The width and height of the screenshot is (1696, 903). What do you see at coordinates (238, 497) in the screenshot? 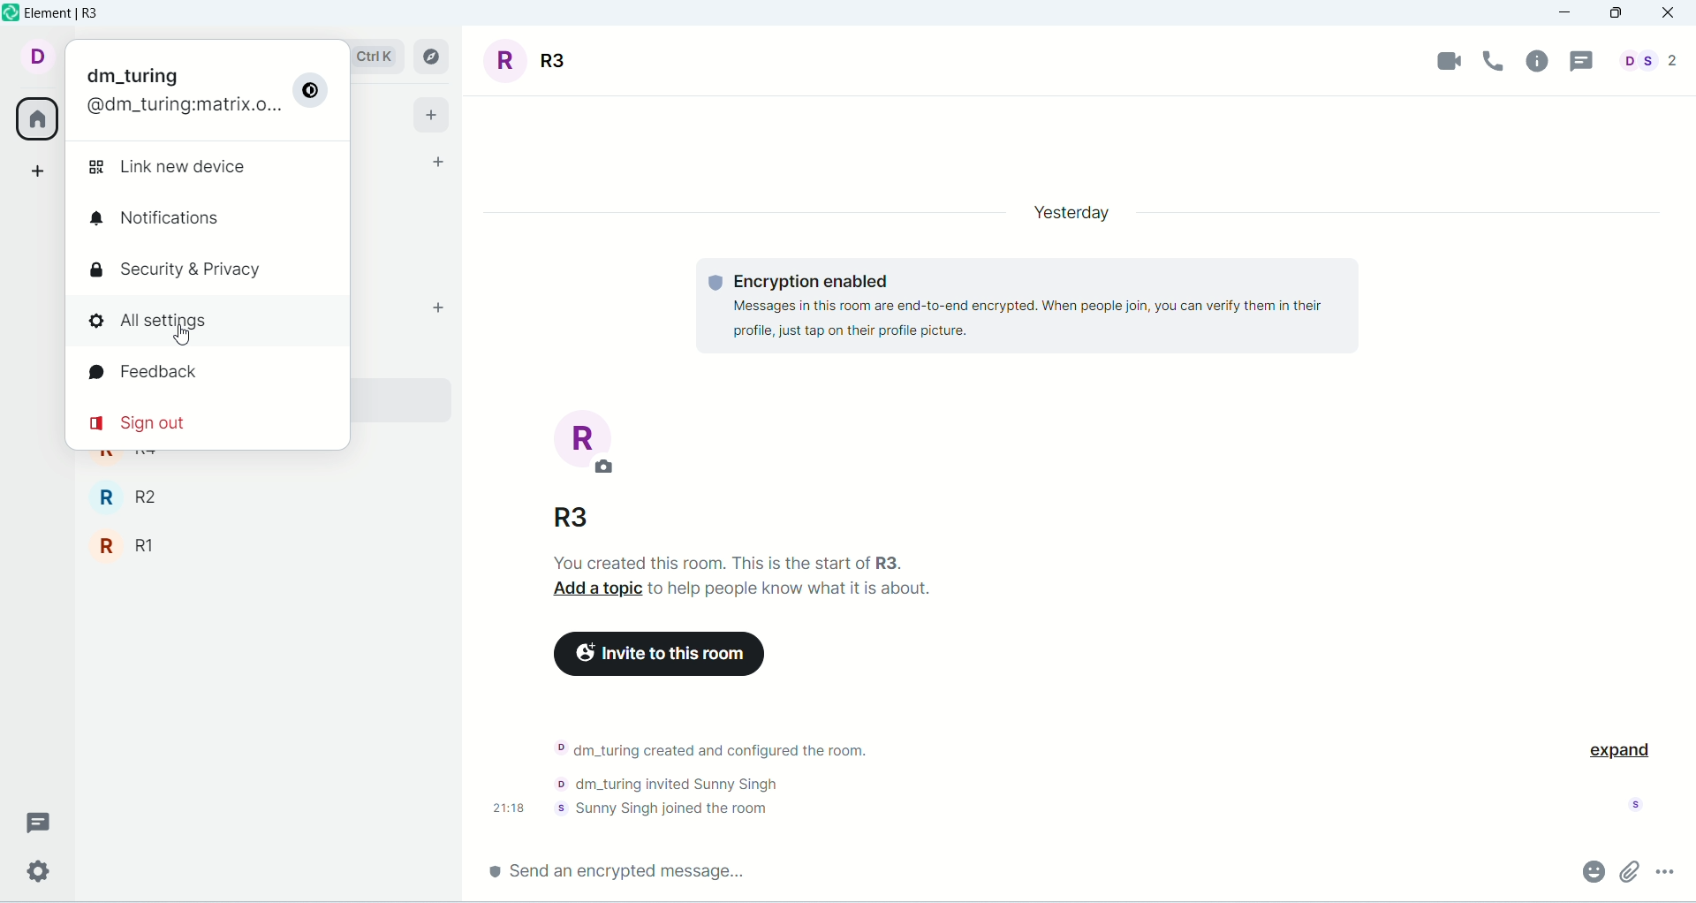
I see `R2` at bounding box center [238, 497].